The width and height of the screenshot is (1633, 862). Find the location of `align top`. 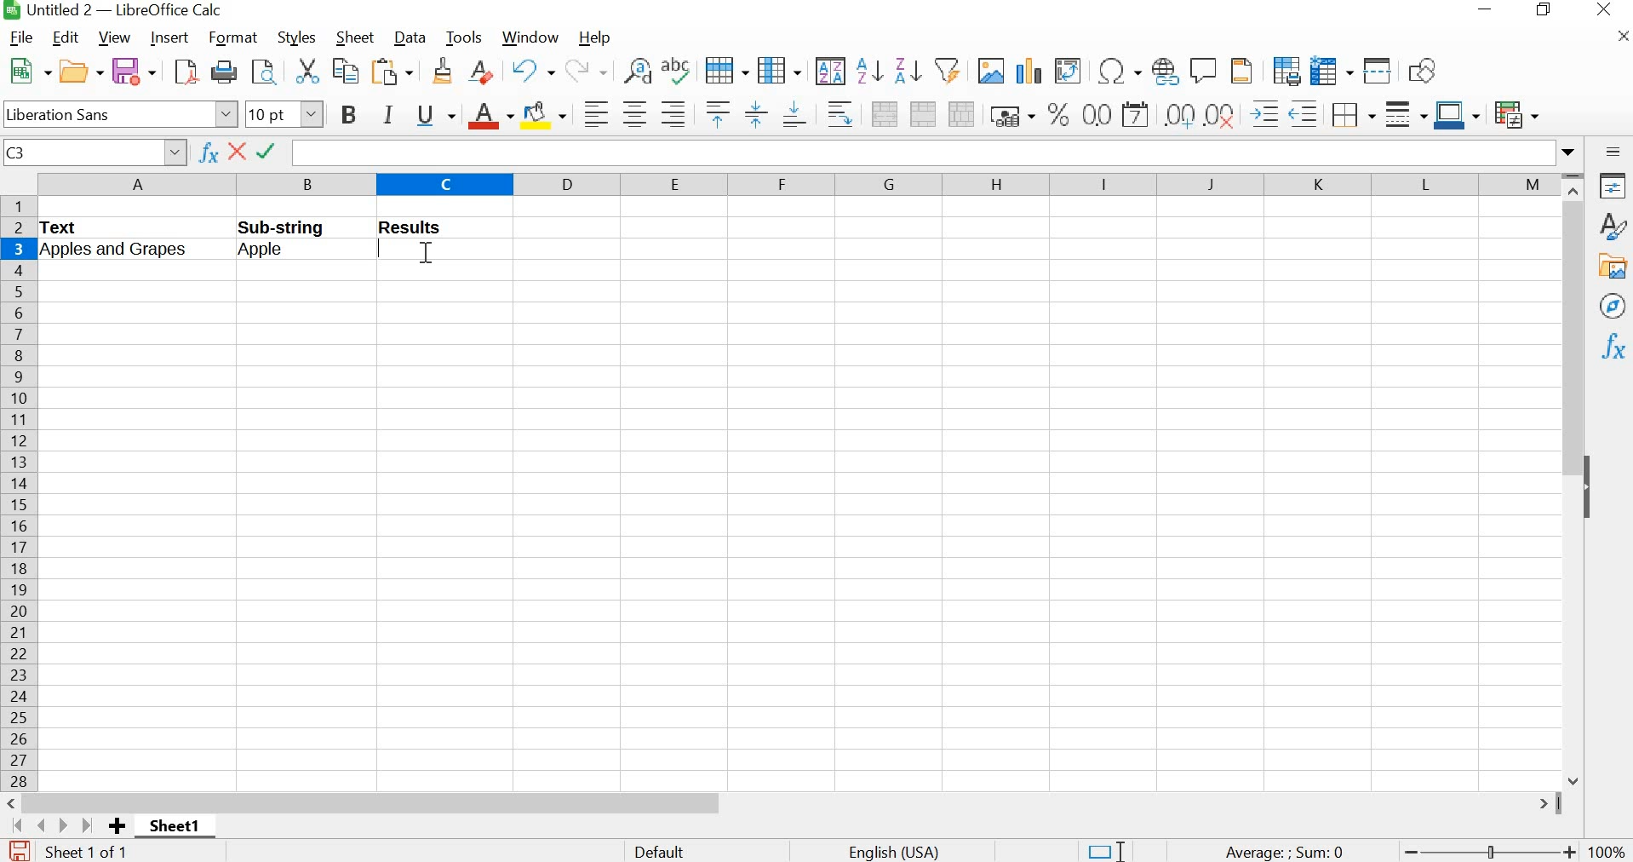

align top is located at coordinates (716, 115).